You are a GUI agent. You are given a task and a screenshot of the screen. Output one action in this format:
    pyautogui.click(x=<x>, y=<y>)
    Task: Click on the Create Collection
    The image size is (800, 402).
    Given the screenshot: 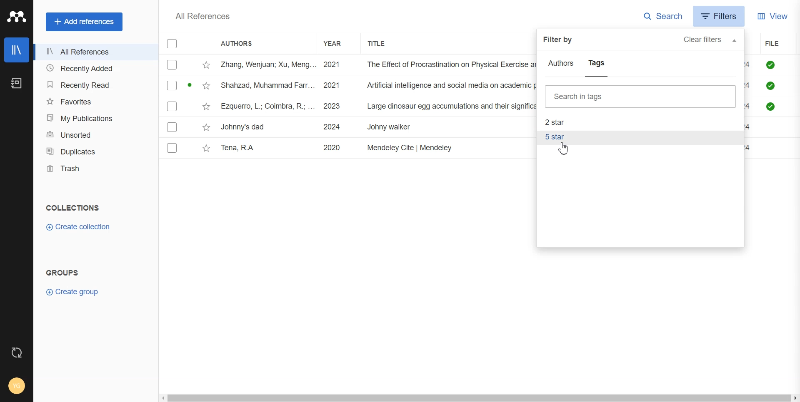 What is the action you would take?
    pyautogui.click(x=79, y=227)
    